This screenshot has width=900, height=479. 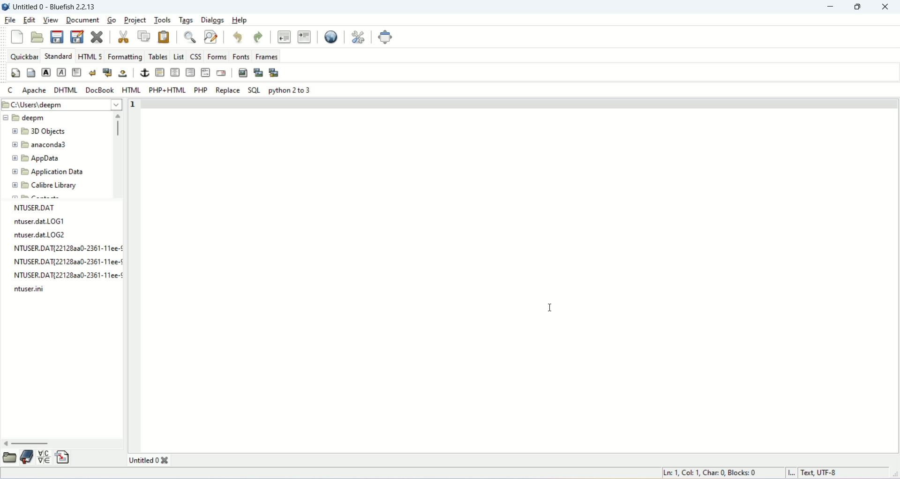 What do you see at coordinates (57, 36) in the screenshot?
I see `save` at bounding box center [57, 36].